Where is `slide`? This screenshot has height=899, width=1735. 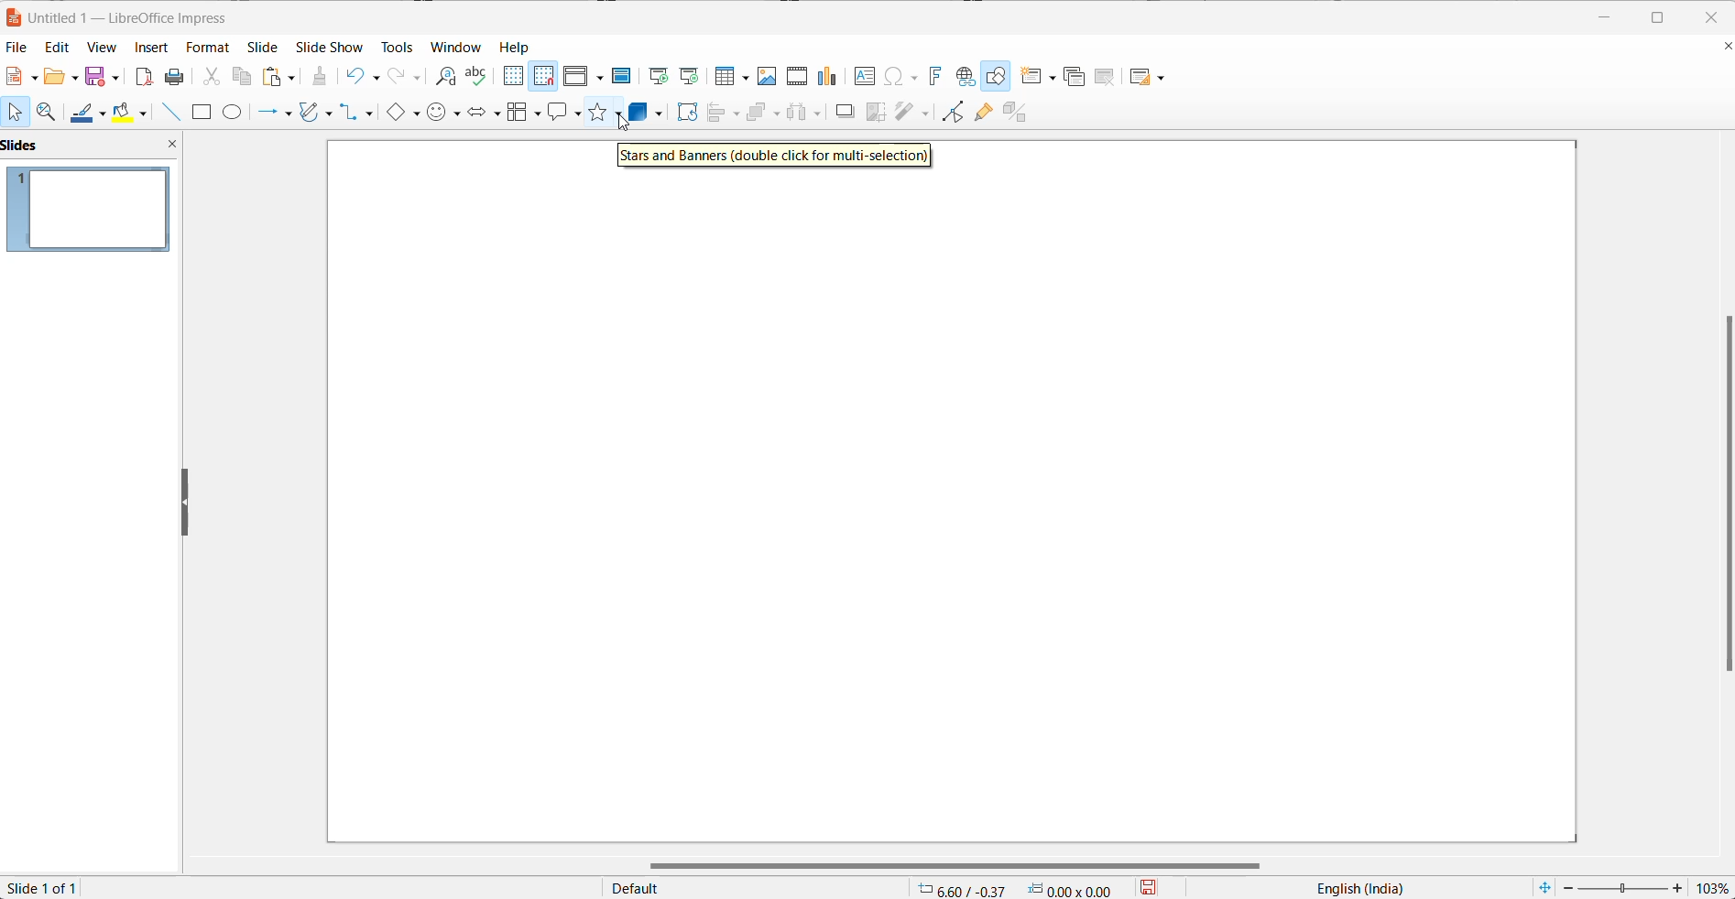 slide is located at coordinates (268, 46).